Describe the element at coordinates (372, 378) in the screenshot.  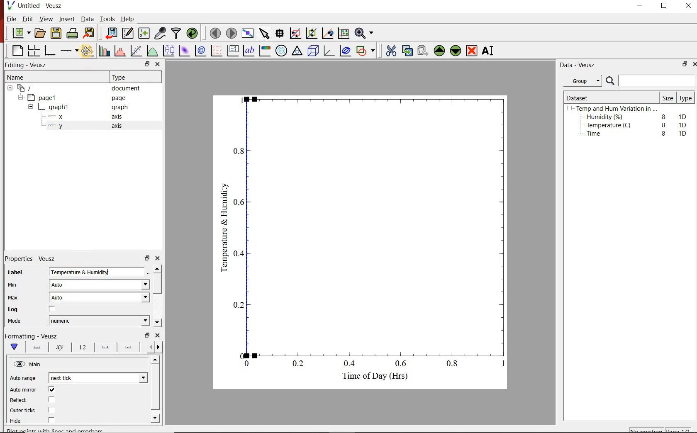
I see `Time of Day (Hrs)` at that location.